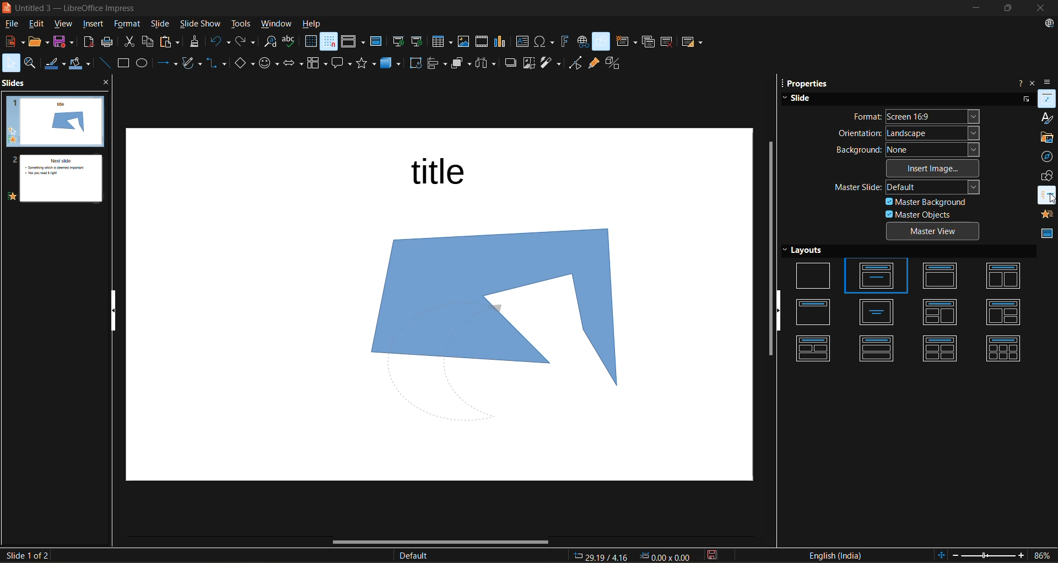 The height and width of the screenshot is (563, 1058). I want to click on edit, so click(40, 25).